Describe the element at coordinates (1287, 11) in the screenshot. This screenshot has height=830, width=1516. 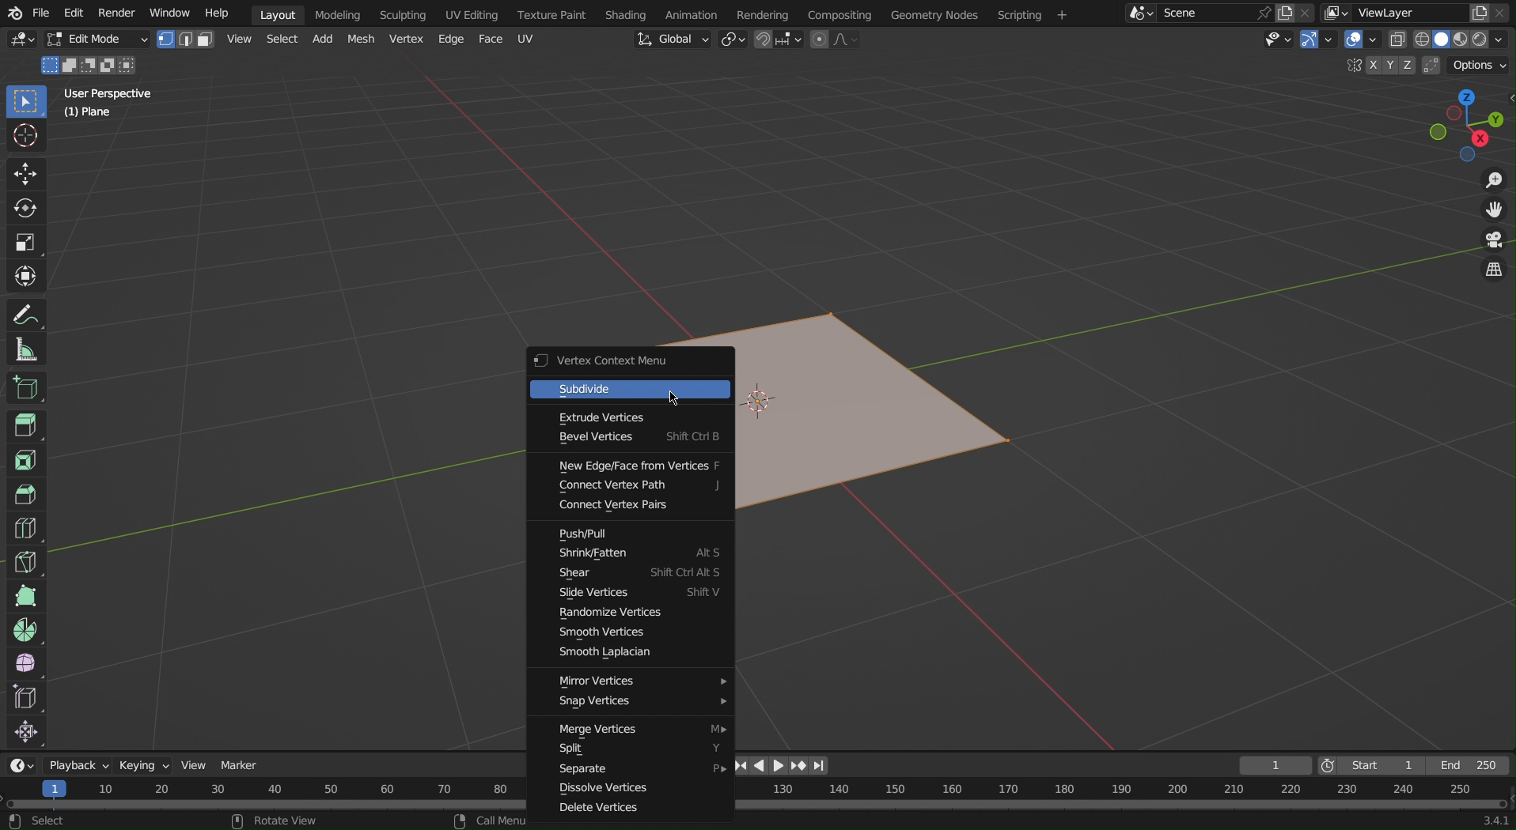
I see `copy` at that location.